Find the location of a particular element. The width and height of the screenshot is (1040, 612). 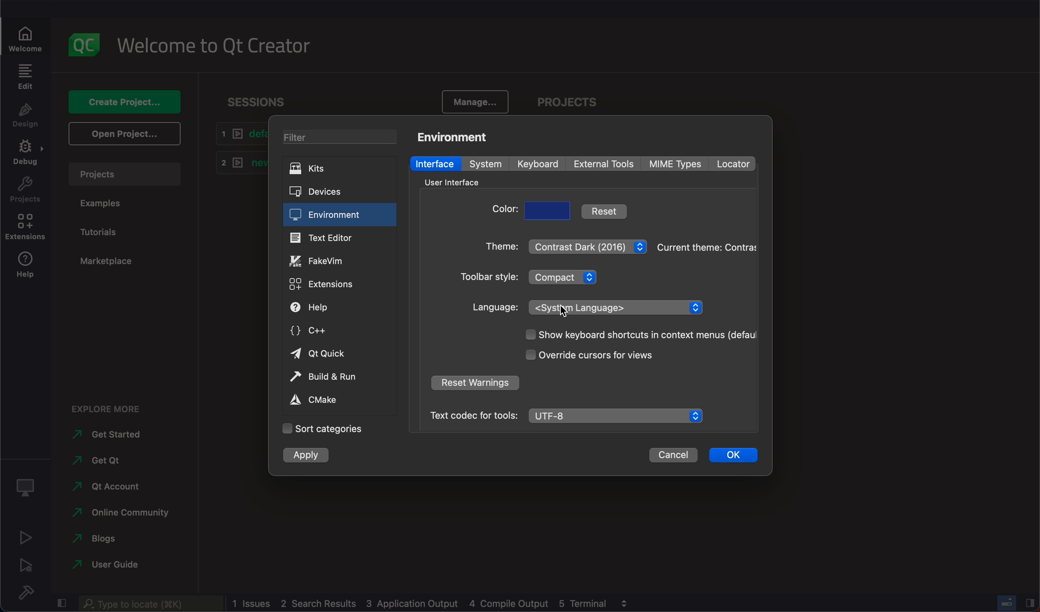

theme menu is located at coordinates (588, 246).